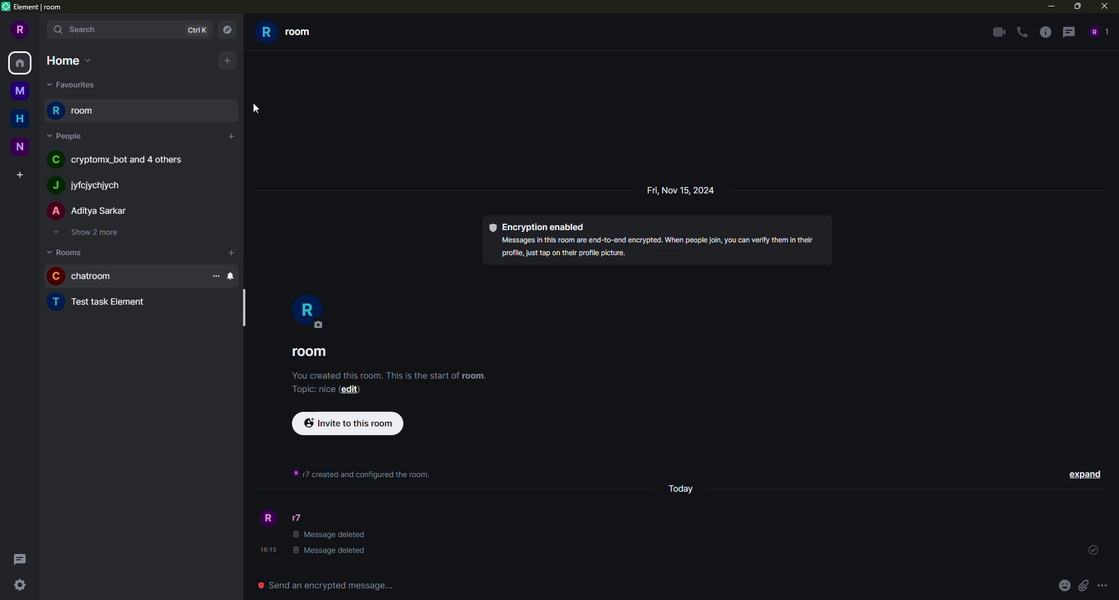  Describe the element at coordinates (35, 6) in the screenshot. I see `element` at that location.